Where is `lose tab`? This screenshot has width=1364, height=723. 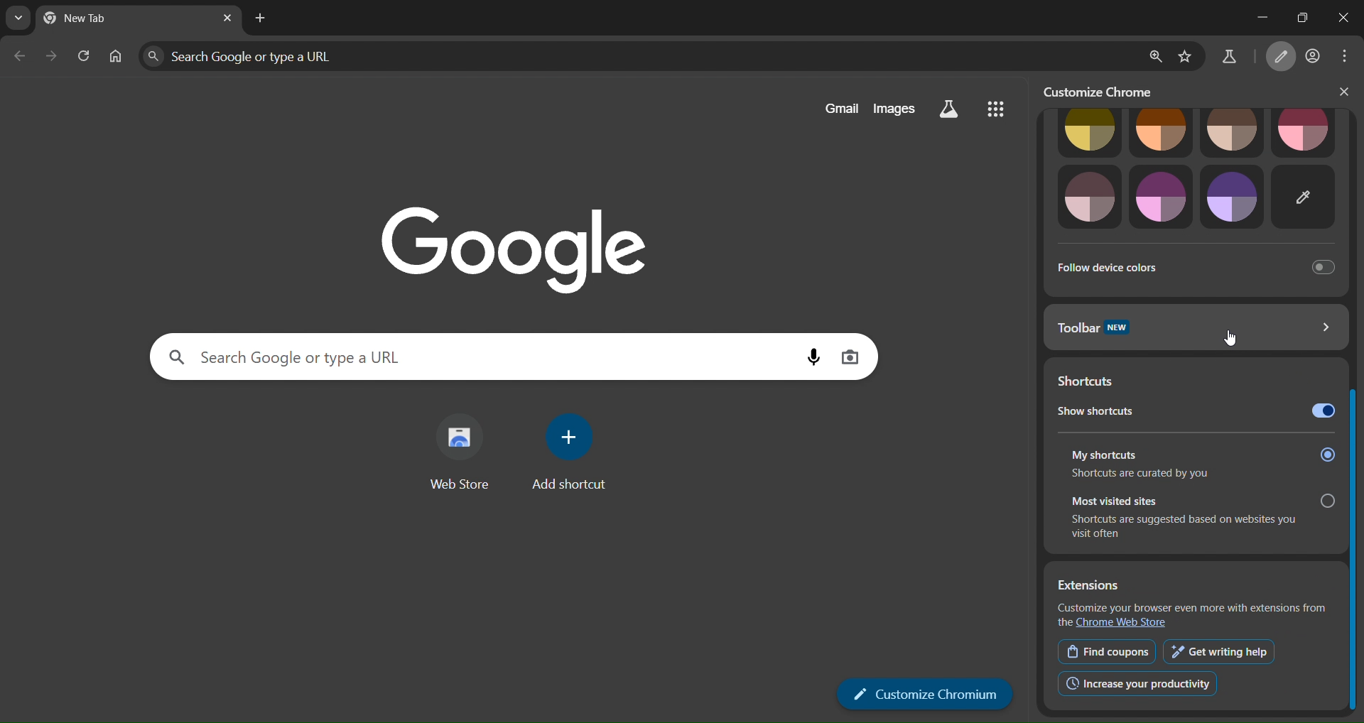
lose tab is located at coordinates (225, 18).